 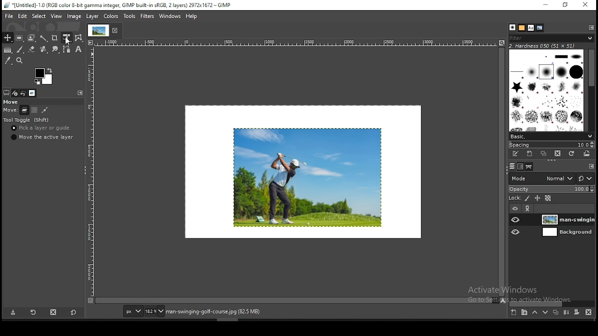 I want to click on pick a layer or guide, so click(x=41, y=129).